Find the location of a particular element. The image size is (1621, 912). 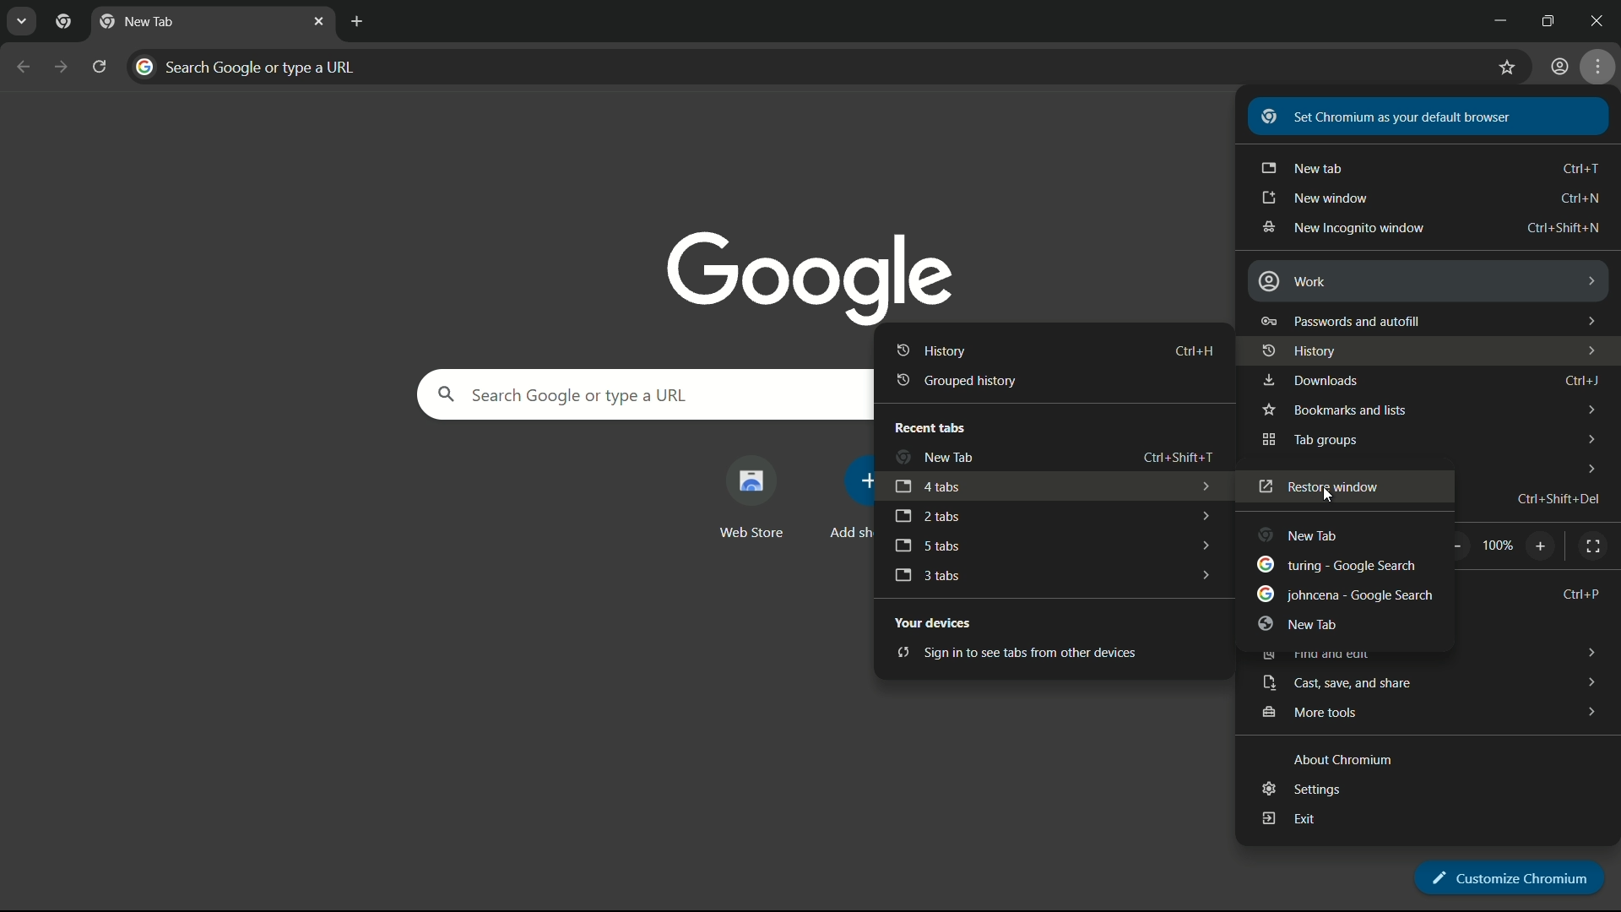

search google or type a url is located at coordinates (762, 67).